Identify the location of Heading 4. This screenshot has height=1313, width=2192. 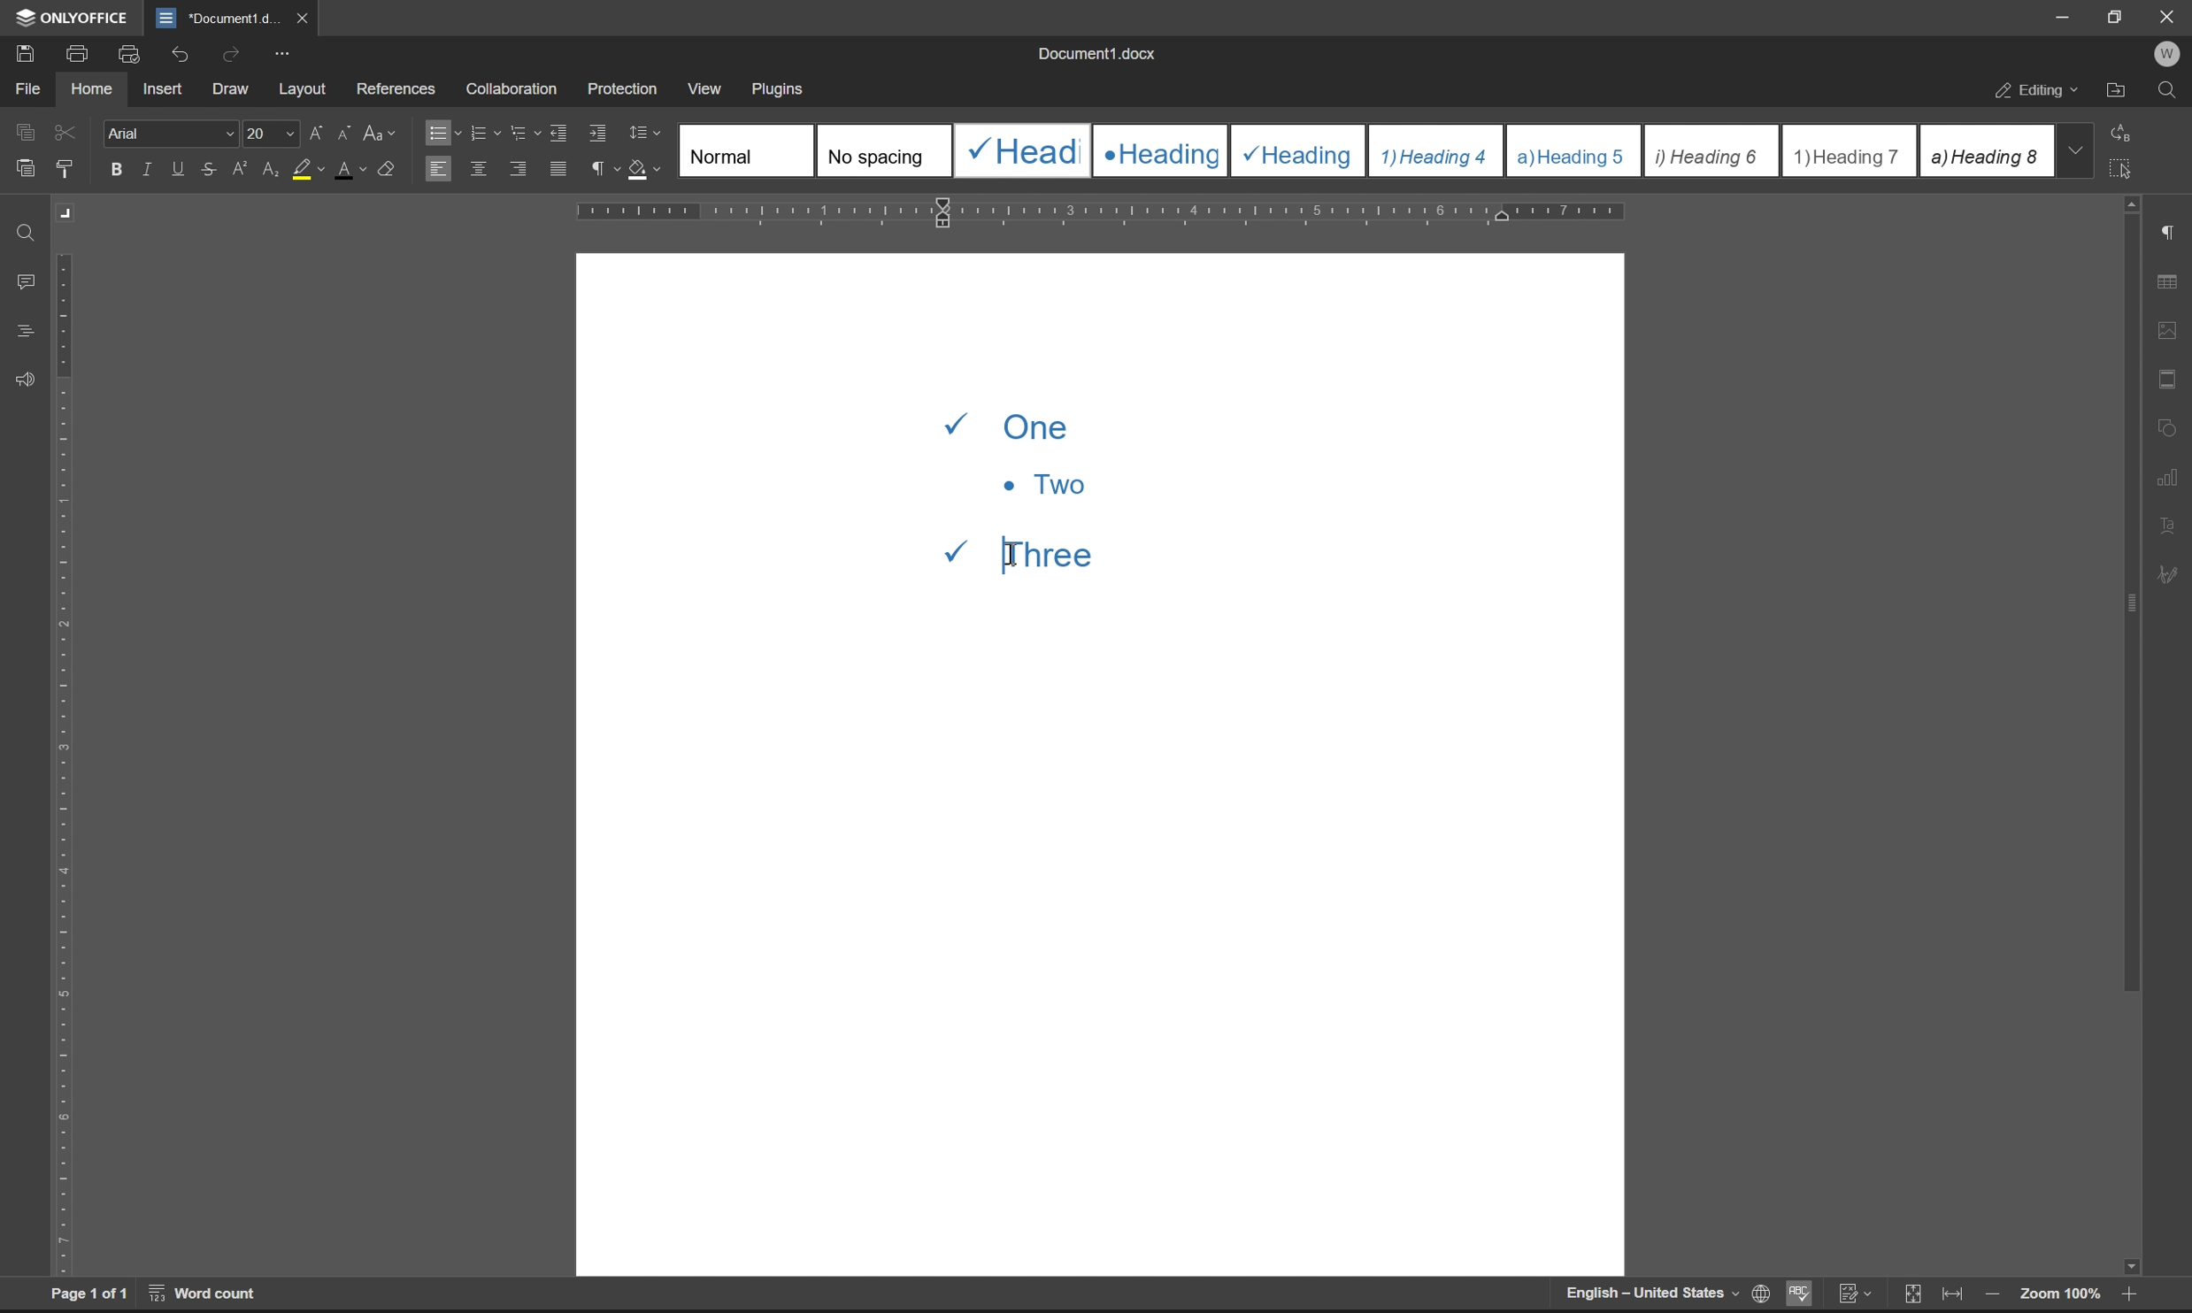
(1437, 151).